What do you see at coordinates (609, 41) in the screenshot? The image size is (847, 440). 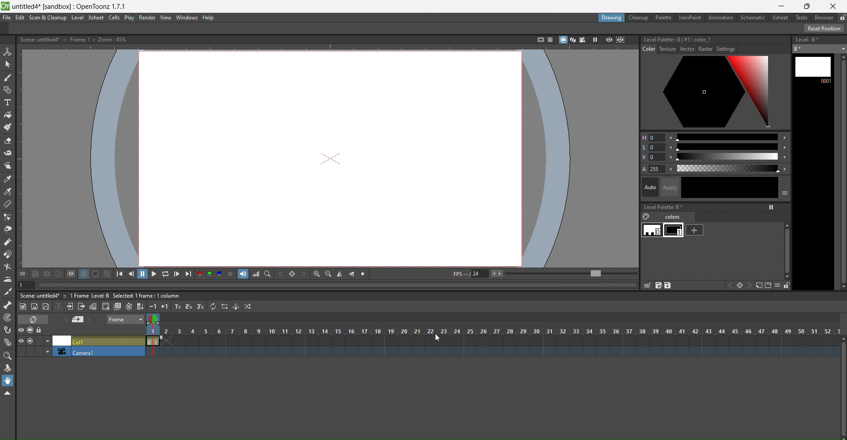 I see `preview` at bounding box center [609, 41].